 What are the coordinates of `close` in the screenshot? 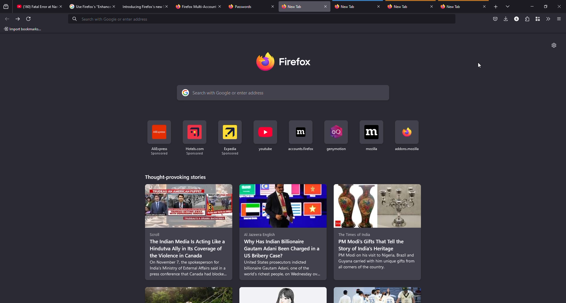 It's located at (484, 6).